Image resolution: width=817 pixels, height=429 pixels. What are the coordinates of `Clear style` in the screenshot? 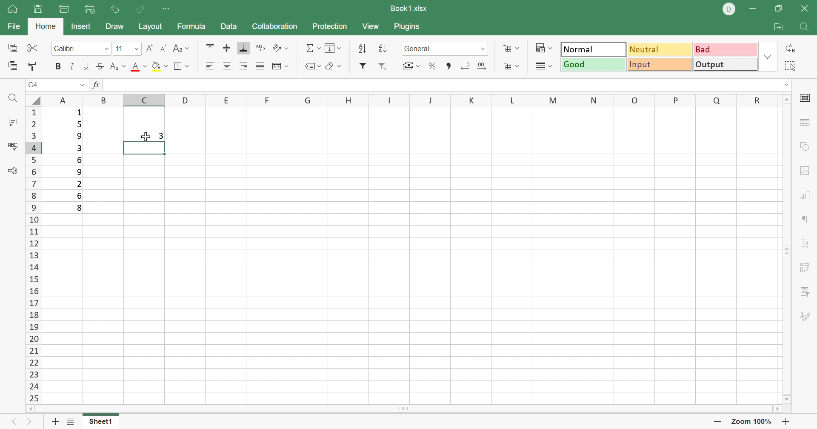 It's located at (334, 67).